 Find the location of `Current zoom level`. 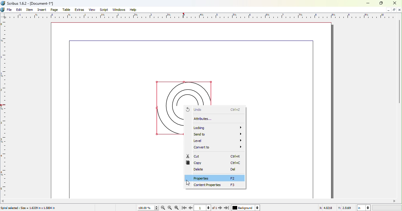

Current zoom level is located at coordinates (145, 208).